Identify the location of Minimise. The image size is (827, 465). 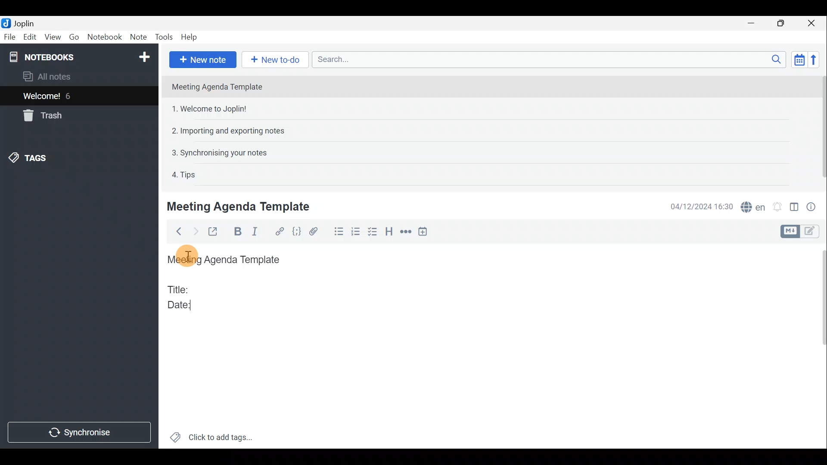
(752, 23).